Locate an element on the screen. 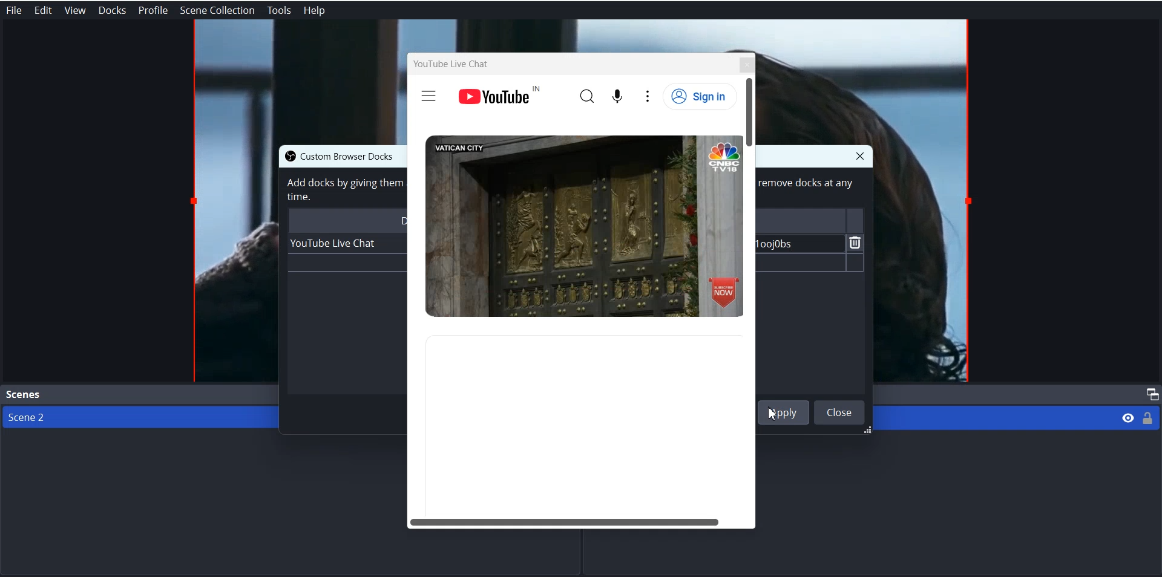 The image size is (1162, 577). Help is located at coordinates (315, 11).